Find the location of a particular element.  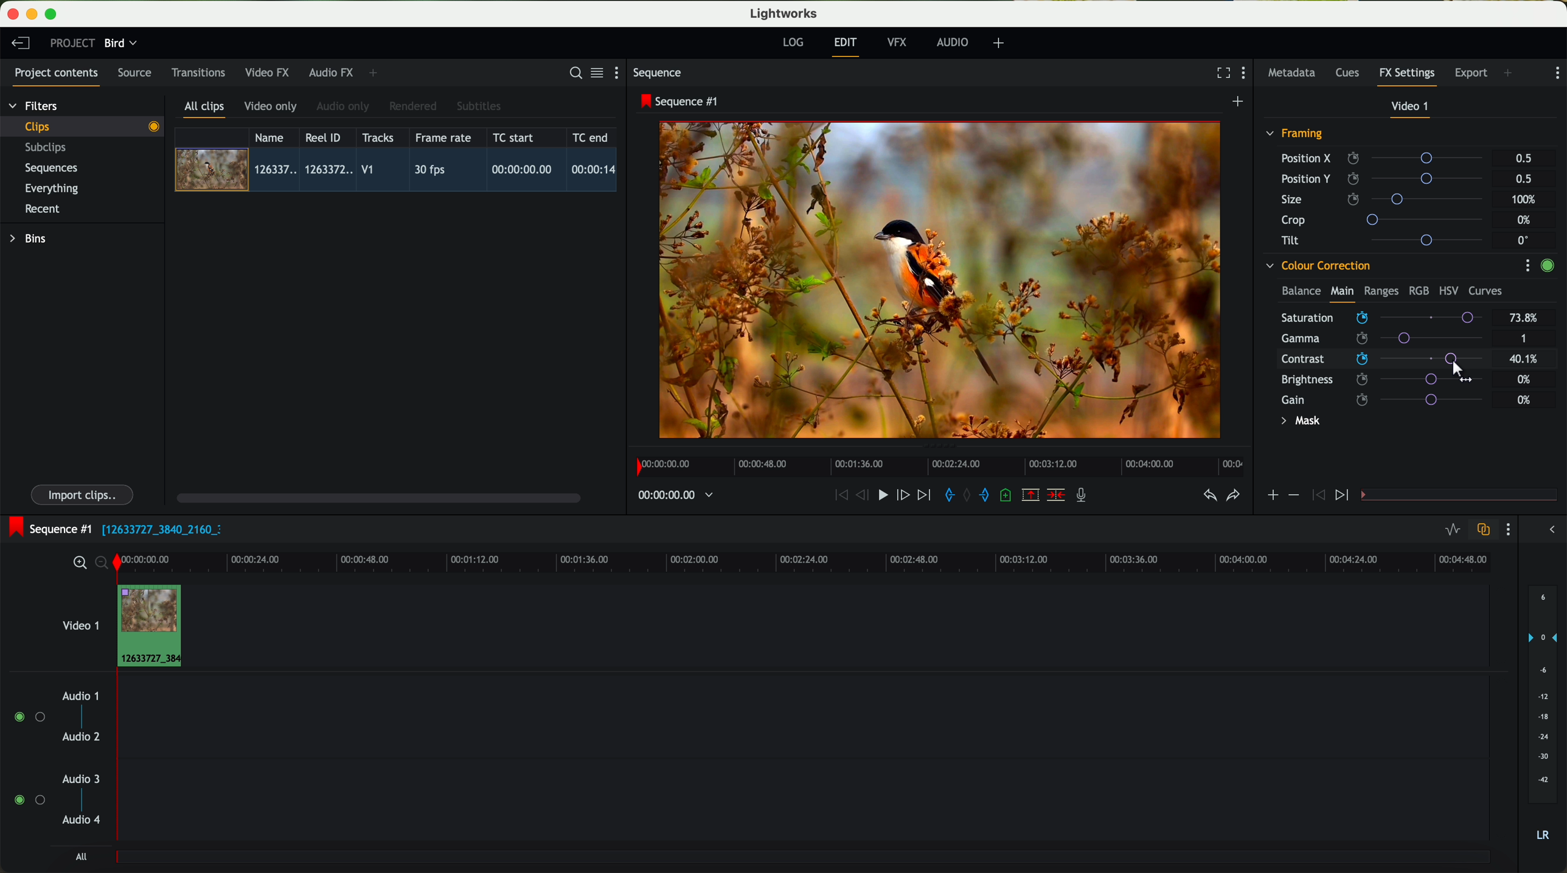

sequence #1 is located at coordinates (681, 101).